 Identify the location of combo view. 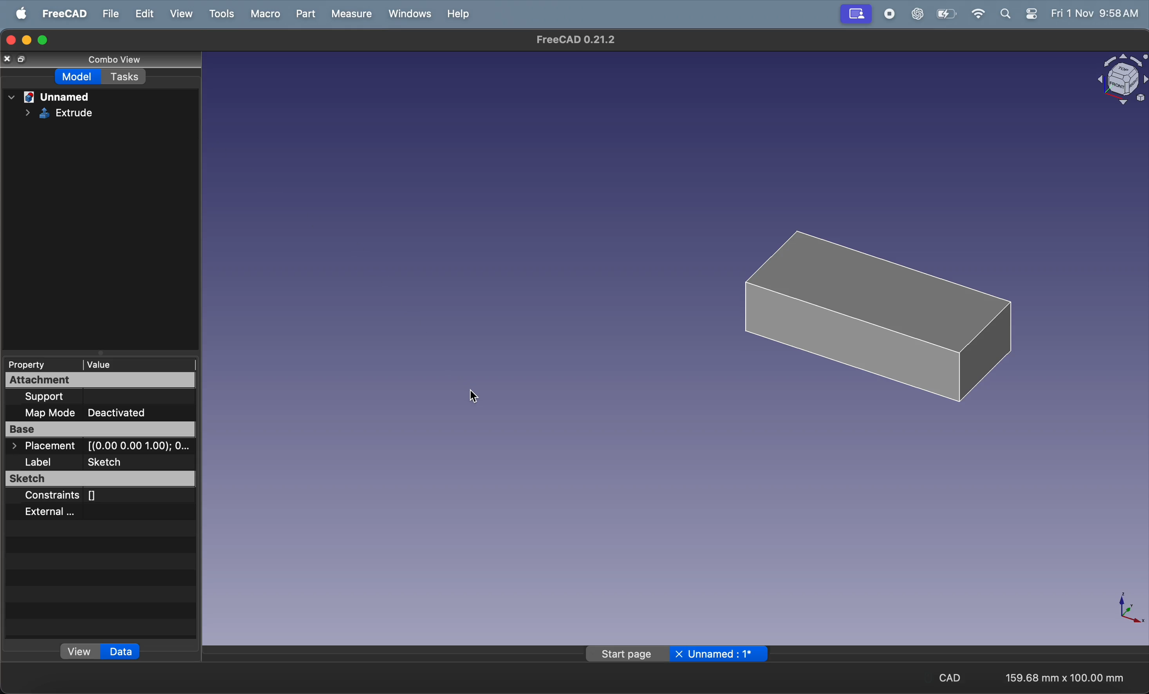
(109, 62).